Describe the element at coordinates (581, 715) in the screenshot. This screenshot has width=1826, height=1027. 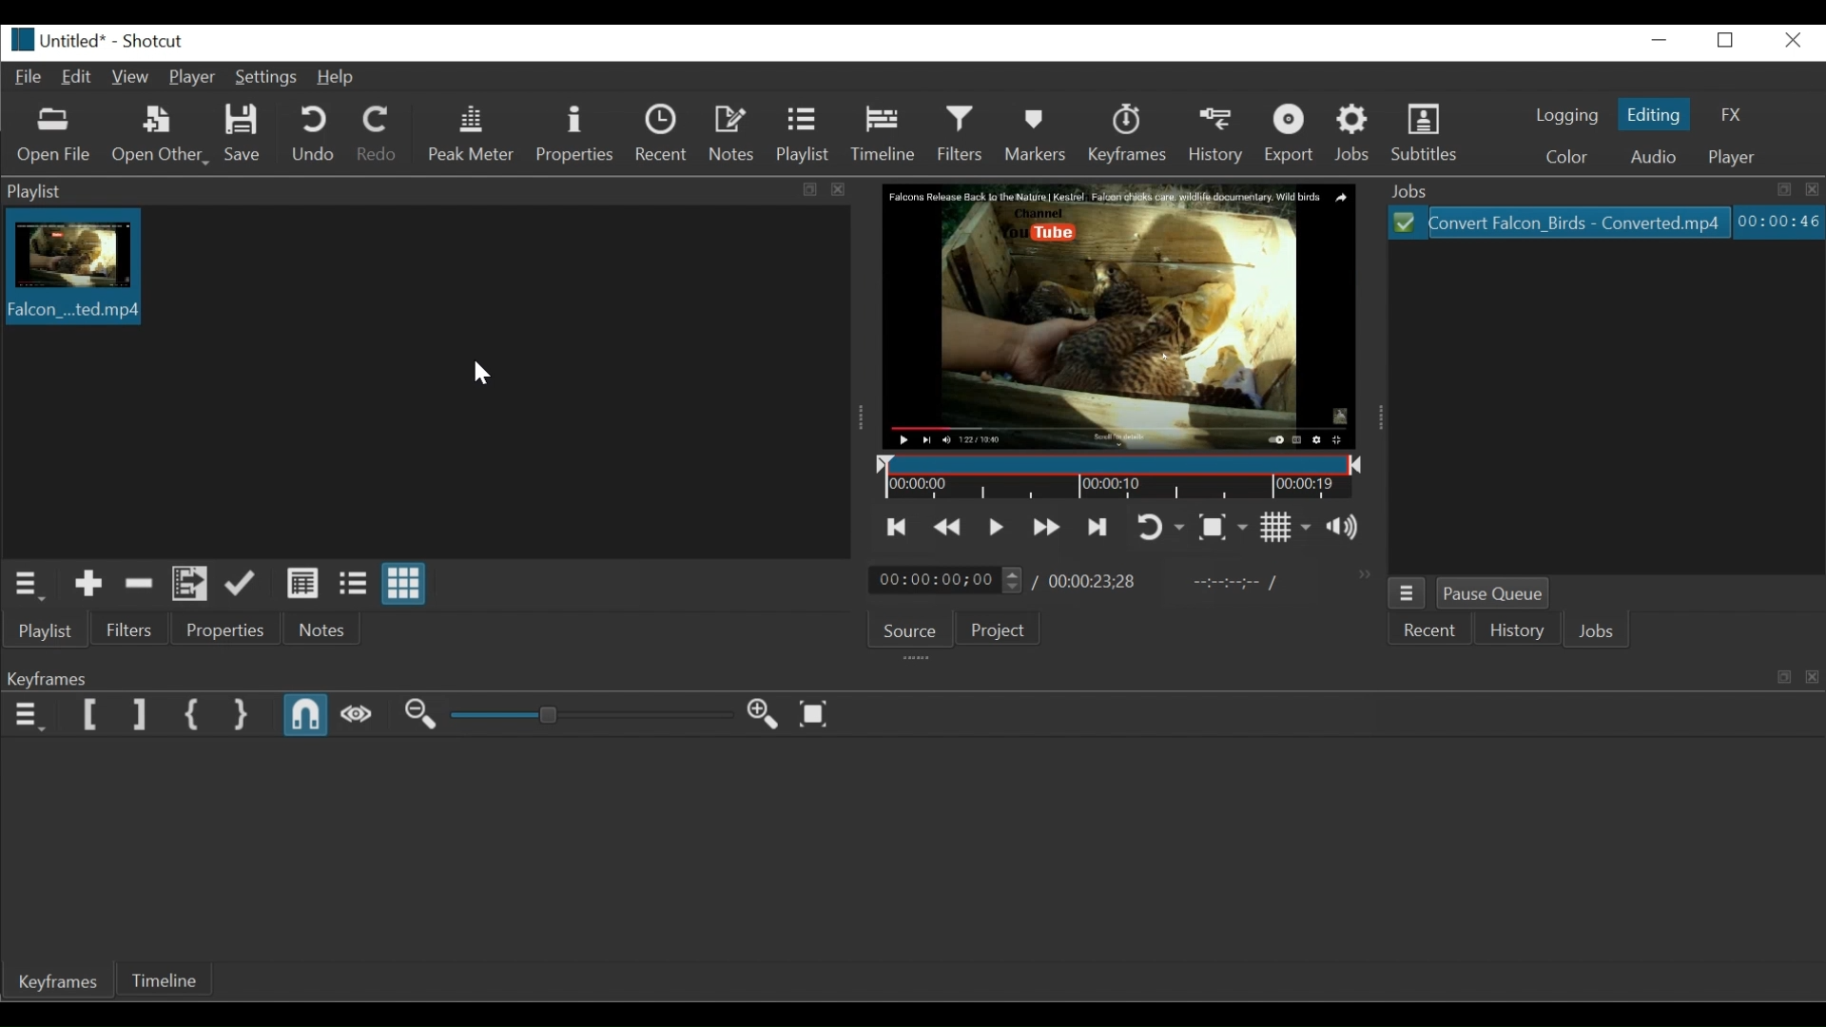
I see `Adjust Zoom Keyframe` at that location.